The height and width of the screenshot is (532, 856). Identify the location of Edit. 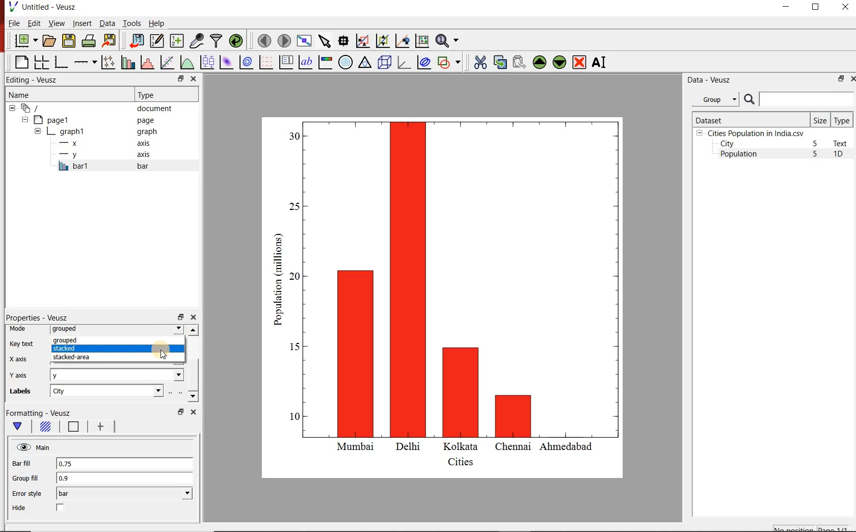
(33, 23).